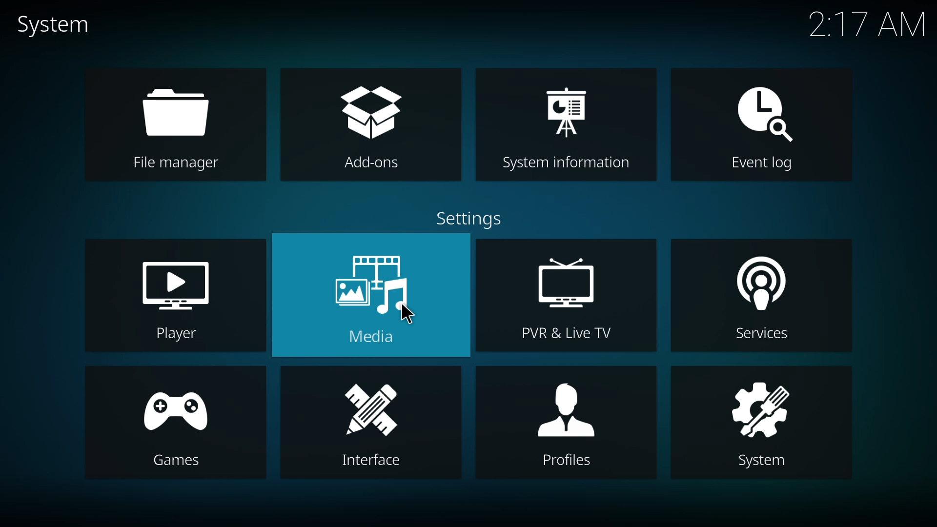 This screenshot has height=527, width=937. I want to click on time, so click(868, 24).